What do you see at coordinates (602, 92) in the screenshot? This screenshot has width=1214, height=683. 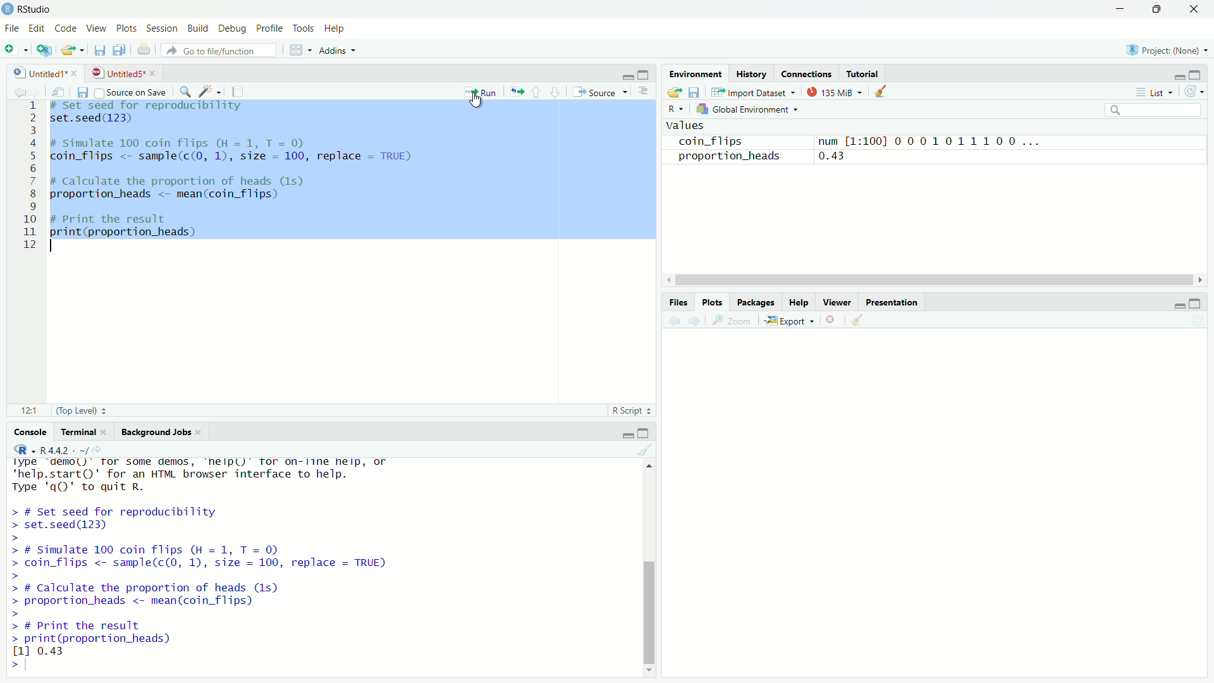 I see `source` at bounding box center [602, 92].